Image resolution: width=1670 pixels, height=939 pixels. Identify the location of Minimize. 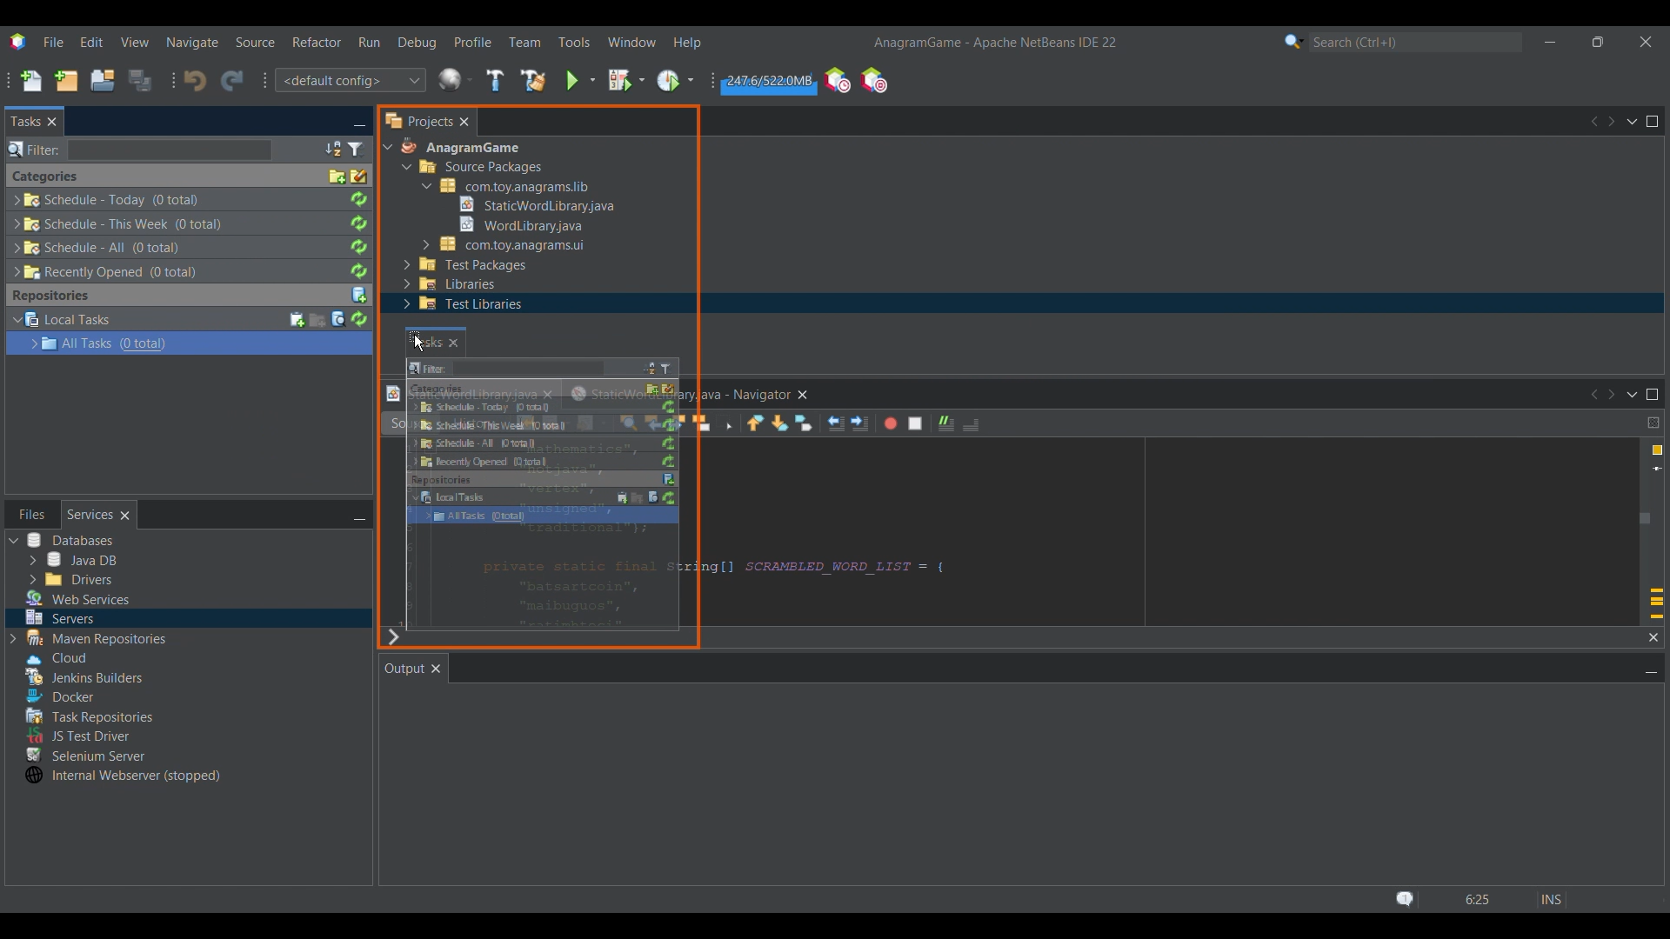
(359, 516).